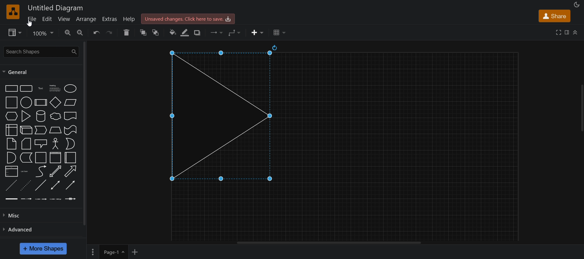 Image resolution: width=584 pixels, height=259 pixels. What do you see at coordinates (172, 32) in the screenshot?
I see `fill color` at bounding box center [172, 32].